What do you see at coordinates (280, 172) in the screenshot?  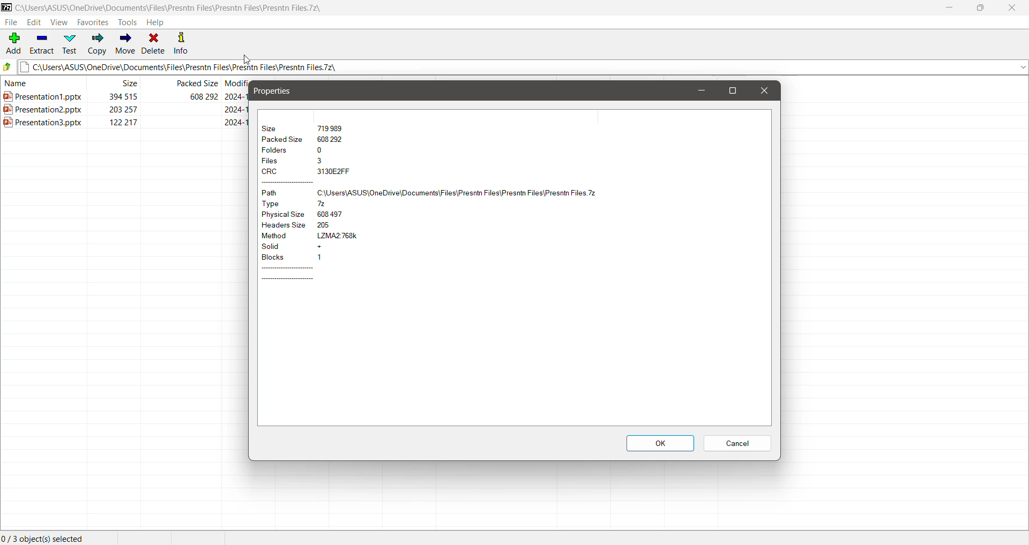 I see `CRC ` at bounding box center [280, 172].